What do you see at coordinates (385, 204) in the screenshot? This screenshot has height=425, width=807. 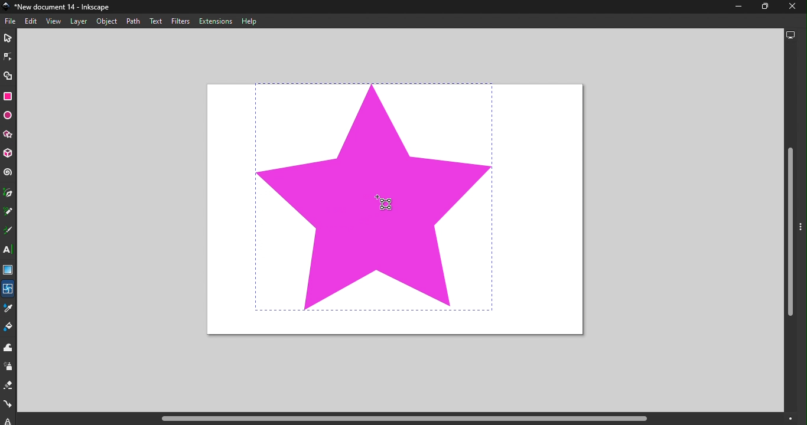 I see `Cursor` at bounding box center [385, 204].